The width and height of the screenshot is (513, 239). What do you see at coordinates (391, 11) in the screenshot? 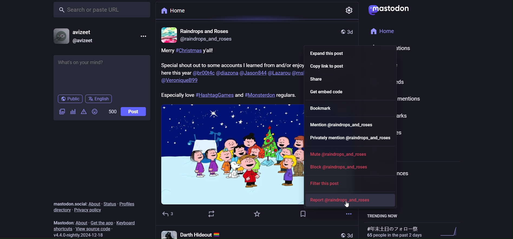
I see `logo` at bounding box center [391, 11].